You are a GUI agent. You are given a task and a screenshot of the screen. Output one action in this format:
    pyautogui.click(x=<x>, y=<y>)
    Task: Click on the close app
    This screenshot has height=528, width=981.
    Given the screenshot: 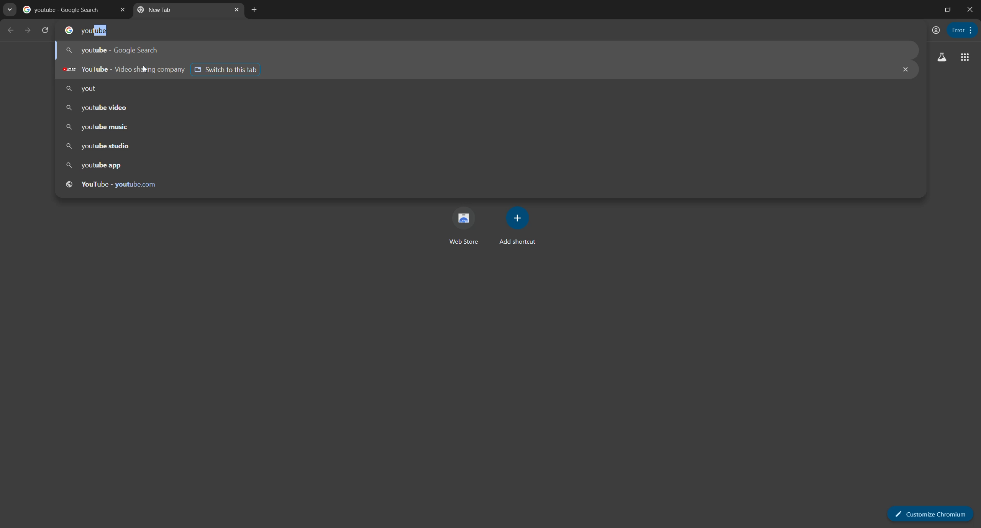 What is the action you would take?
    pyautogui.click(x=971, y=10)
    